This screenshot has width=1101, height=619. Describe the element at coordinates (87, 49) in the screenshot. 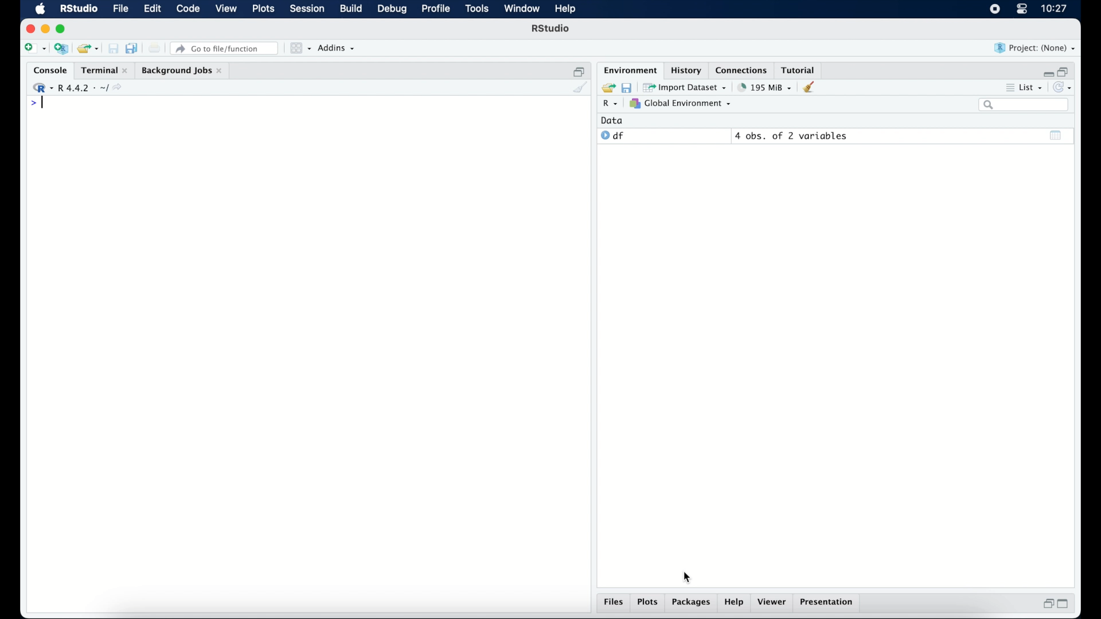

I see `load existing project` at that location.